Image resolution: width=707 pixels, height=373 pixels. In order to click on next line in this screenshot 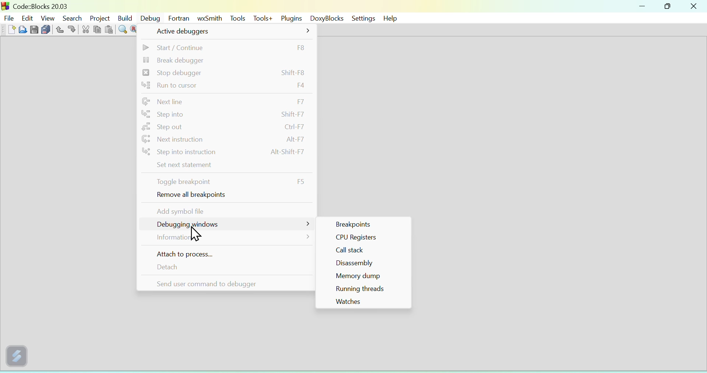, I will do `click(227, 101)`.